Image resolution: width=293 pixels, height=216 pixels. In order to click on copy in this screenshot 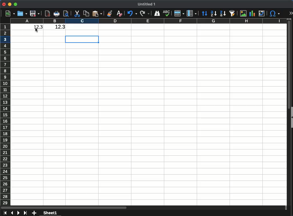, I will do `click(87, 13)`.